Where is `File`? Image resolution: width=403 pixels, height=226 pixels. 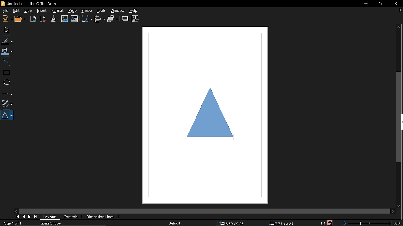
File is located at coordinates (5, 10).